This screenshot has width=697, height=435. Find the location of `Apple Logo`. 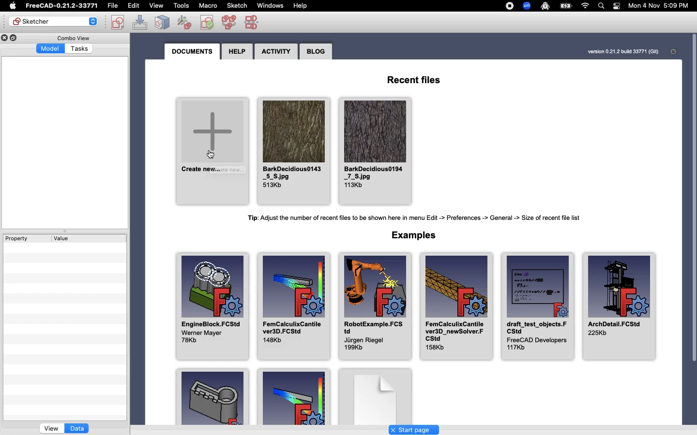

Apple Logo is located at coordinates (12, 6).